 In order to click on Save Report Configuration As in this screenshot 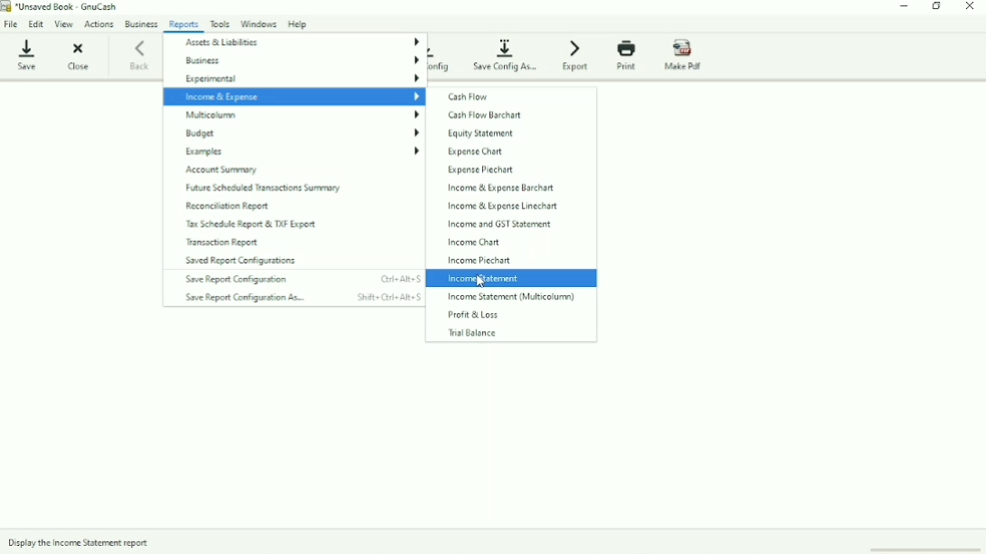, I will do `click(302, 298)`.